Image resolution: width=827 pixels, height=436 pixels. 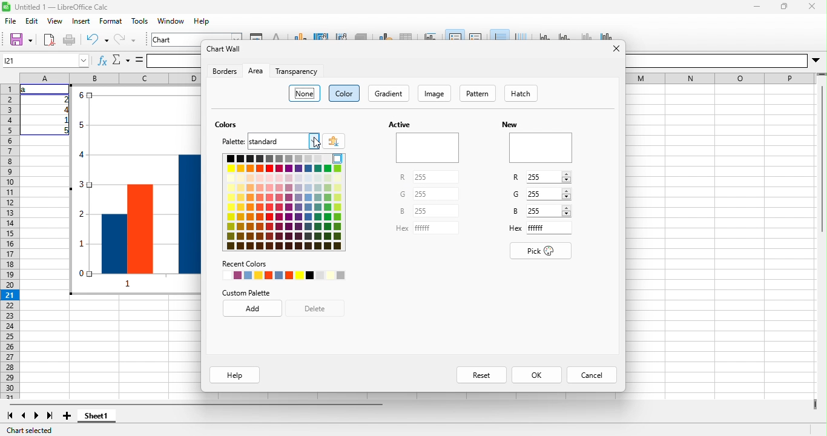 I want to click on Recent Colors, so click(x=245, y=264).